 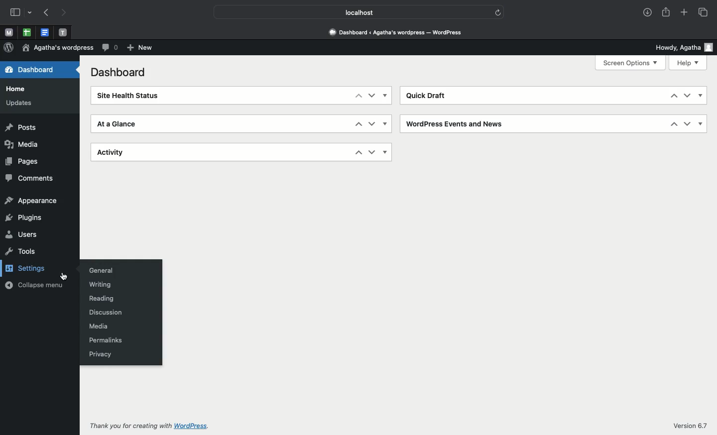 I want to click on Posts, so click(x=22, y=127).